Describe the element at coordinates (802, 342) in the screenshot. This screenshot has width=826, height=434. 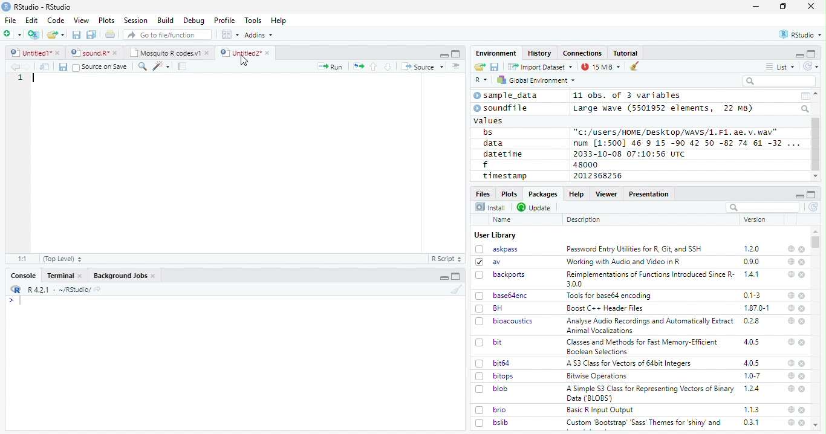
I see `close` at that location.